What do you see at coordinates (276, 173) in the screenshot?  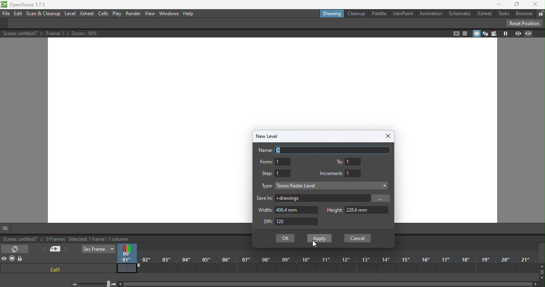 I see `Step` at bounding box center [276, 173].